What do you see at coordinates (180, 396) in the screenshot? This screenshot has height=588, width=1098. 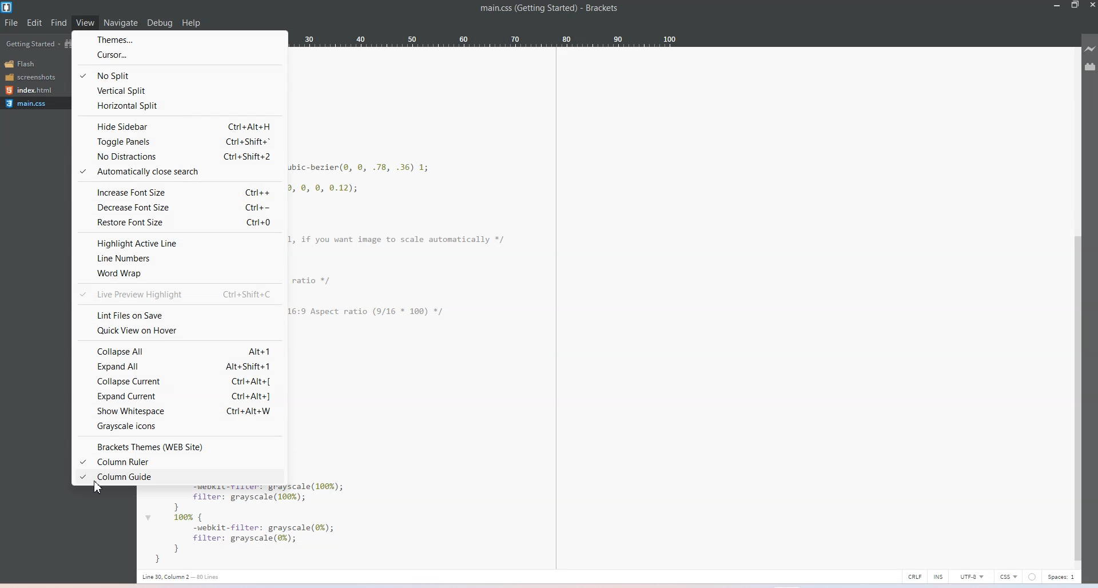 I see `Expand current` at bounding box center [180, 396].